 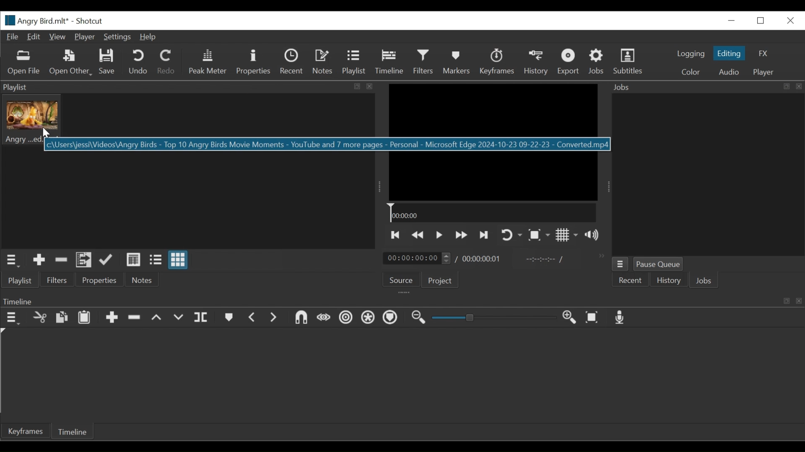 What do you see at coordinates (11, 317) in the screenshot?
I see `Timeline menu` at bounding box center [11, 317].